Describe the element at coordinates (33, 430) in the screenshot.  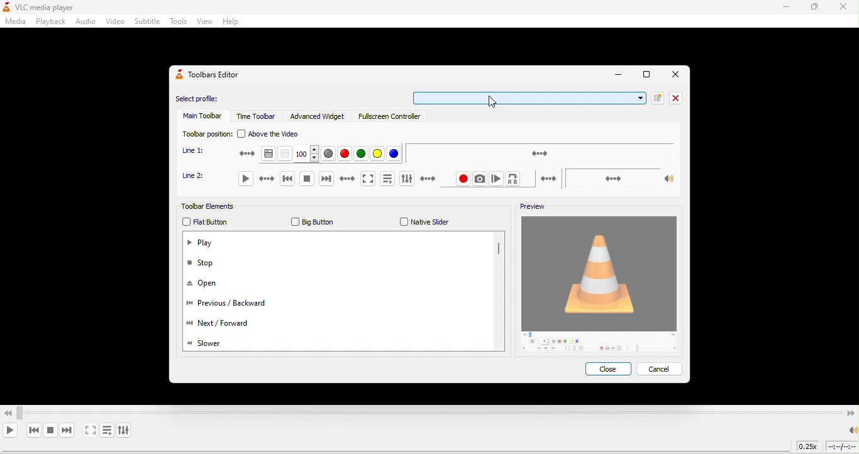
I see `previous media` at that location.